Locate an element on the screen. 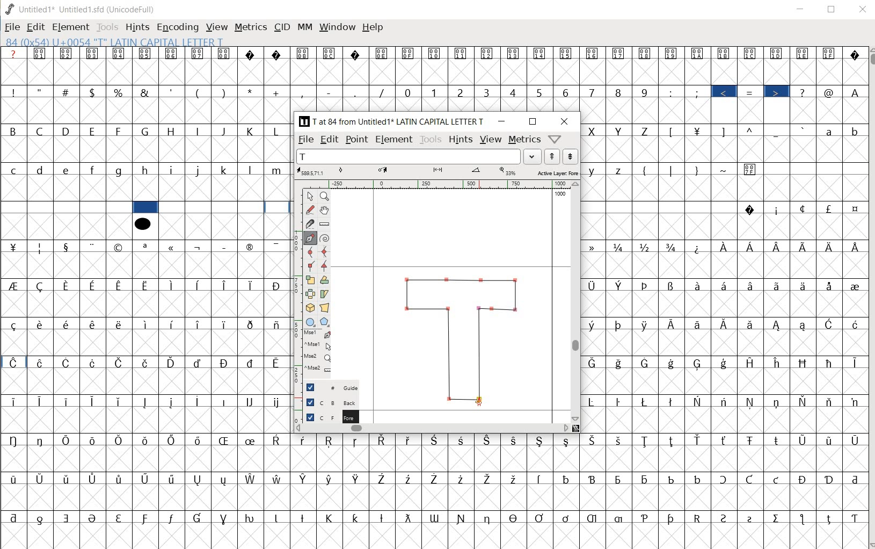 The image size is (875, 549). Symbol is located at coordinates (252, 517).